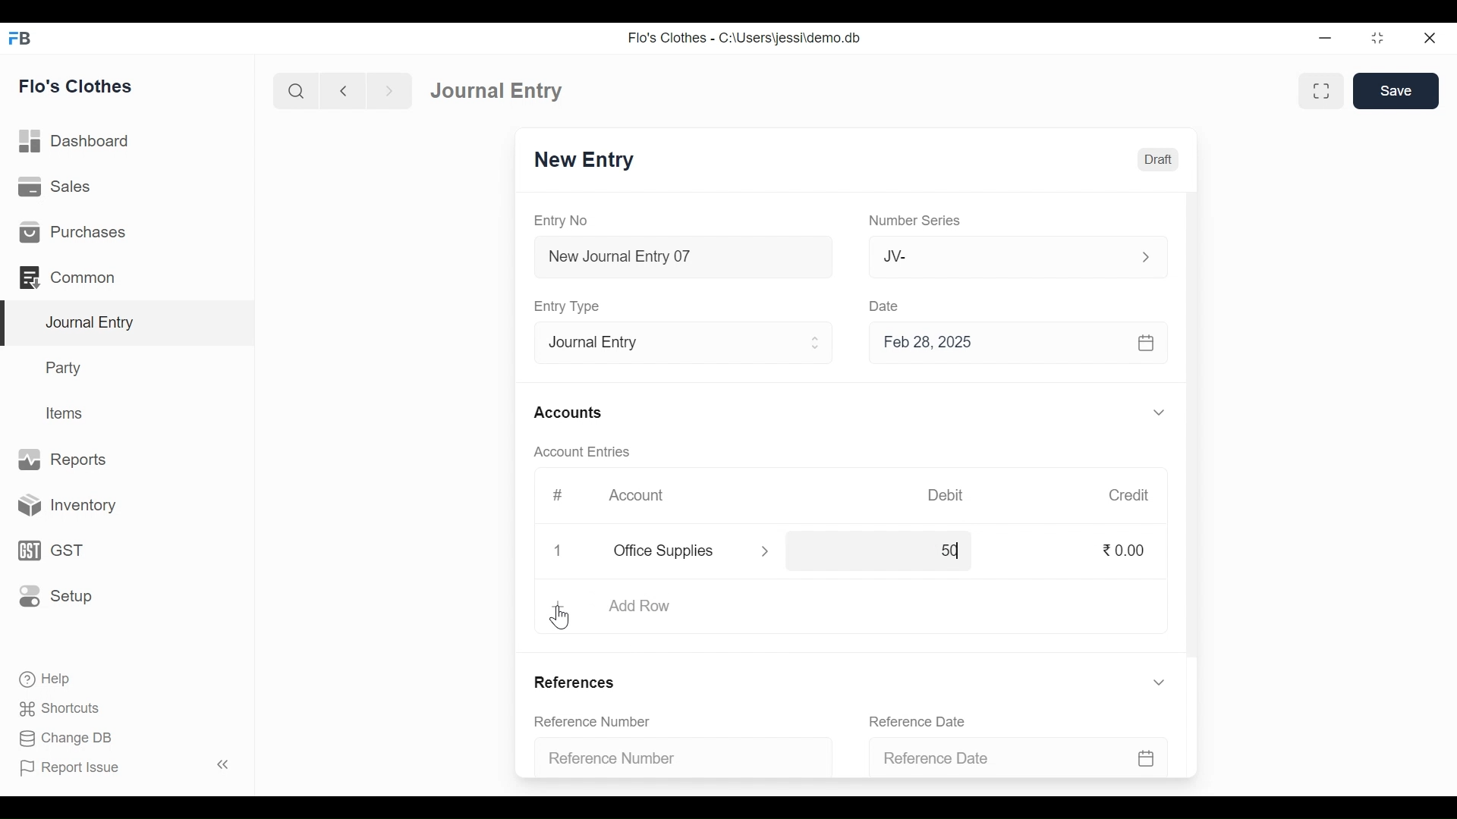 This screenshot has height=819, width=1457. What do you see at coordinates (1012, 758) in the screenshot?
I see `Reference Date` at bounding box center [1012, 758].